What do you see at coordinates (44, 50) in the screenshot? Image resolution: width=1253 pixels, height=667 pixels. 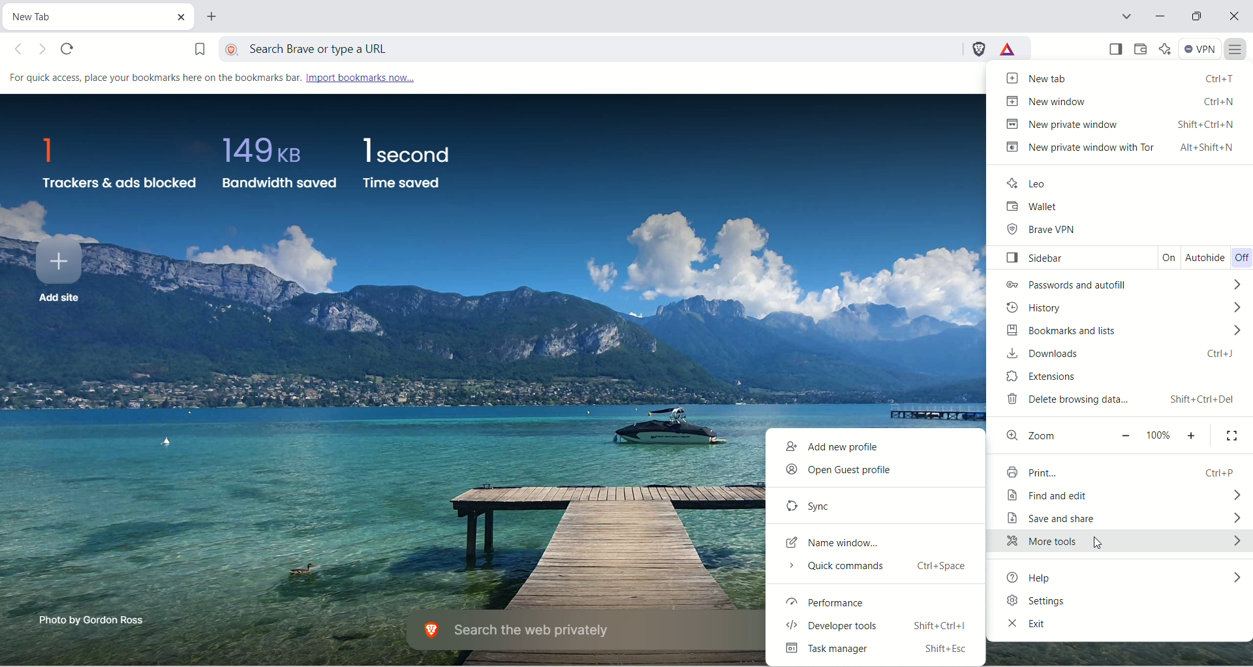 I see `go forward` at bounding box center [44, 50].